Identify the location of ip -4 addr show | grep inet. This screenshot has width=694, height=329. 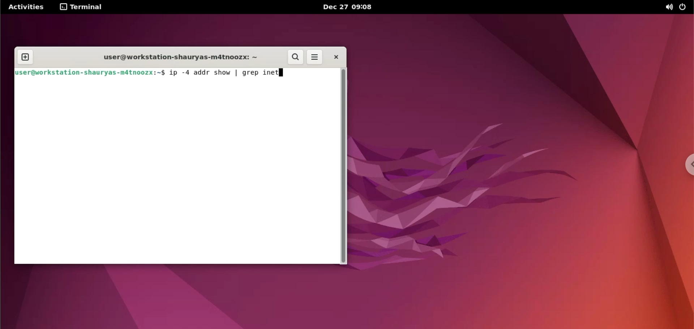
(233, 72).